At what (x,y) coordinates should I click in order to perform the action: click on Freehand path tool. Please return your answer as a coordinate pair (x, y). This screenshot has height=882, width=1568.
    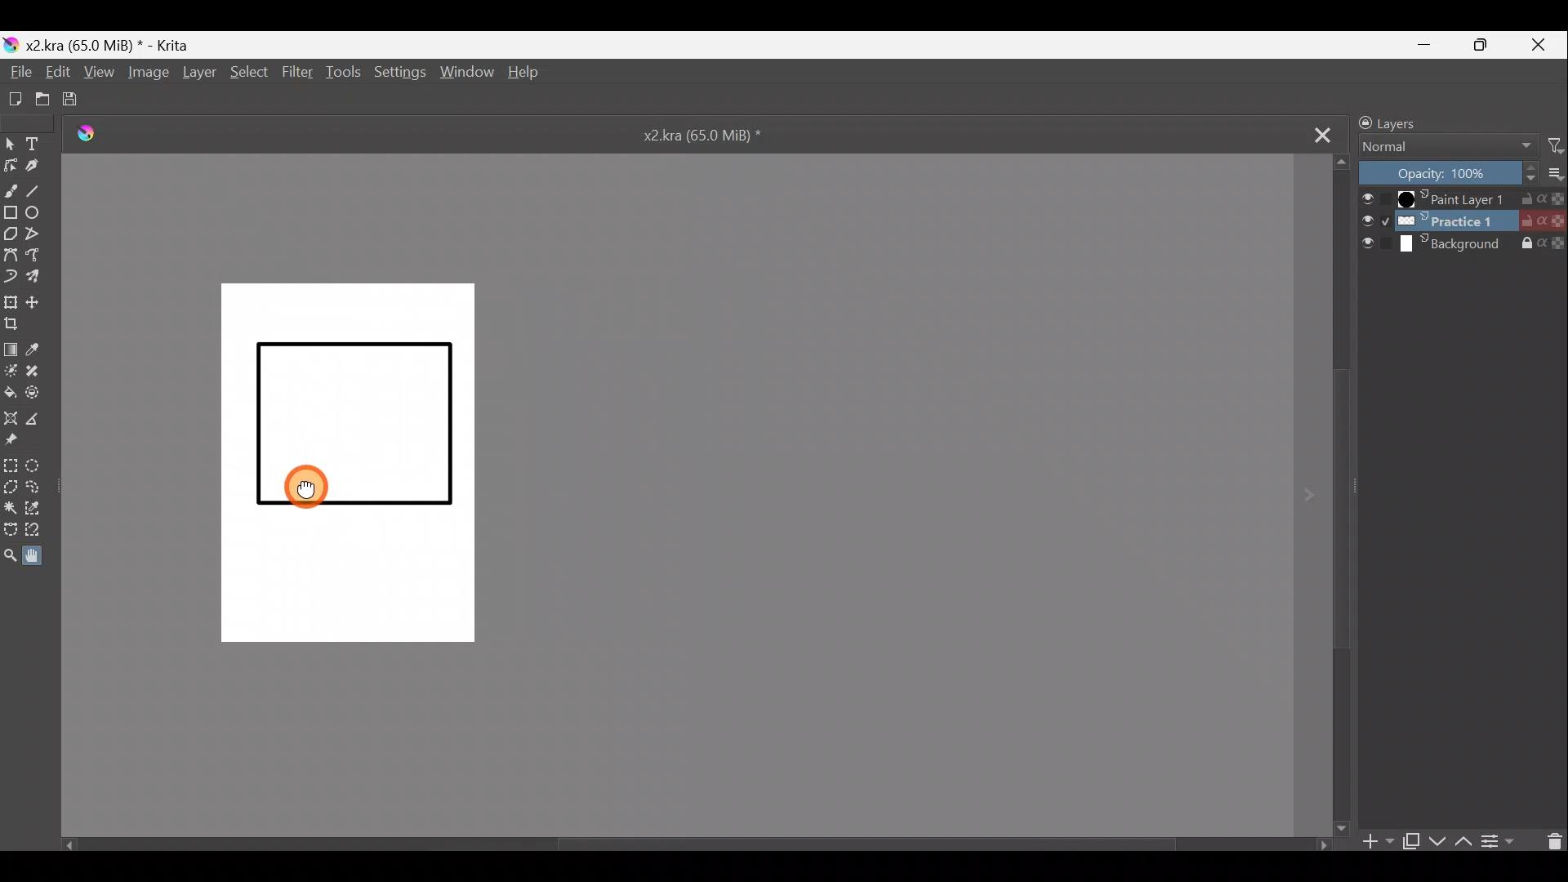
    Looking at the image, I should click on (38, 256).